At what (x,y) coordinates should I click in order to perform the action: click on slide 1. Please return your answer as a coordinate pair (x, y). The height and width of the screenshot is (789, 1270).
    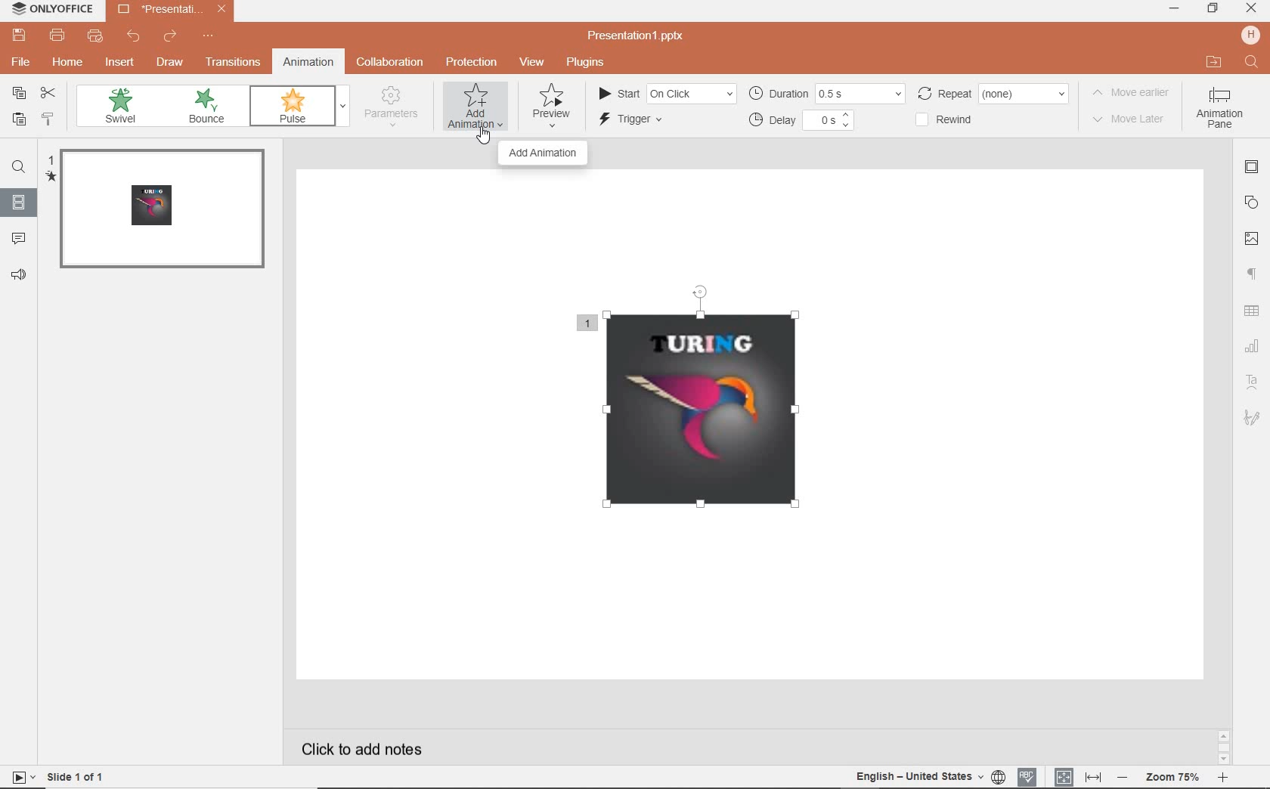
    Looking at the image, I should click on (160, 211).